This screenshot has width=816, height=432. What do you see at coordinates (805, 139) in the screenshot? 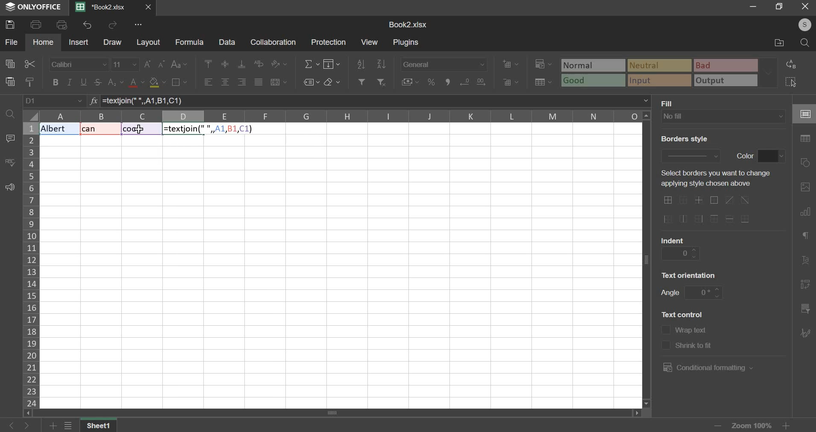
I see `table` at bounding box center [805, 139].